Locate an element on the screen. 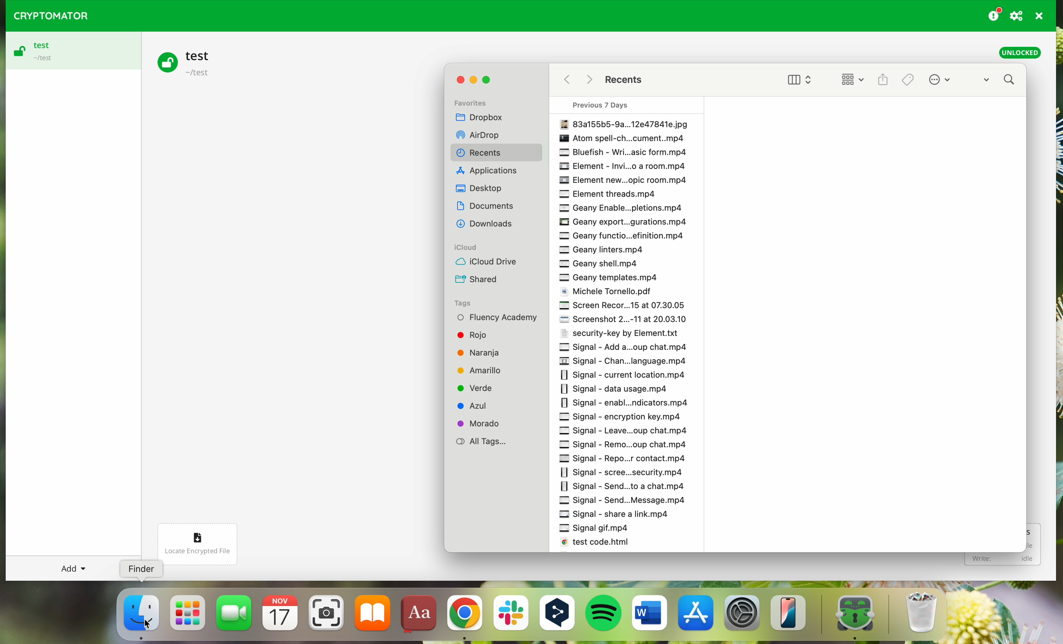   is located at coordinates (488, 206).